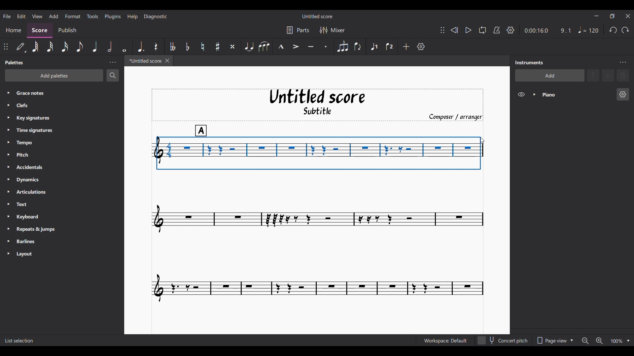 This screenshot has width=634, height=356. What do you see at coordinates (588, 30) in the screenshot?
I see `Quarter note` at bounding box center [588, 30].